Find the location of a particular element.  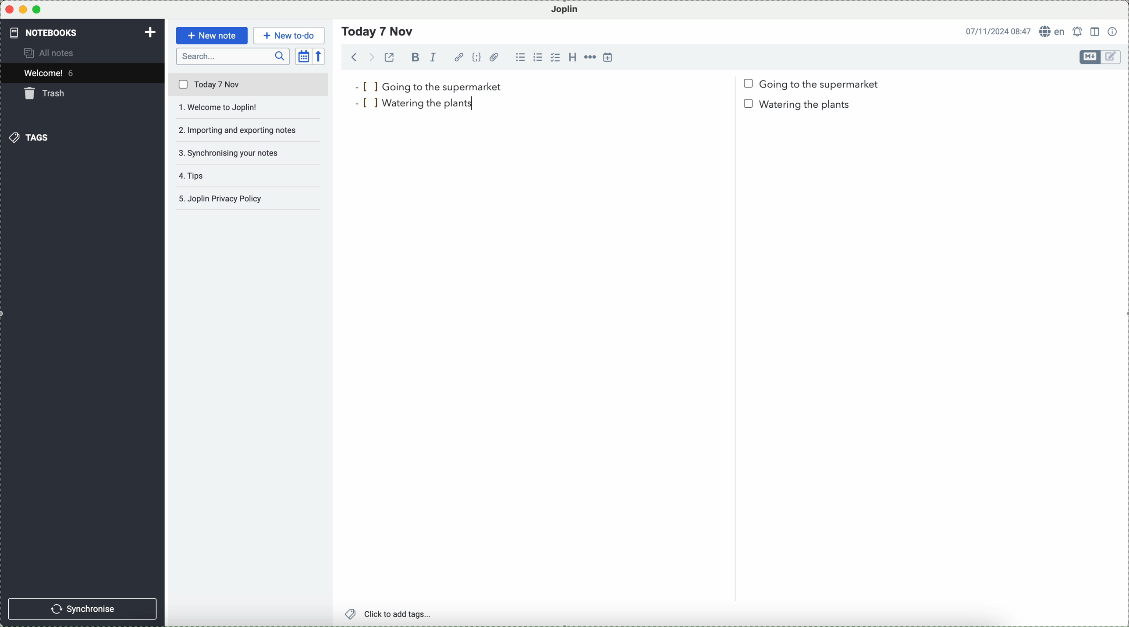

toggle sort order field is located at coordinates (304, 56).